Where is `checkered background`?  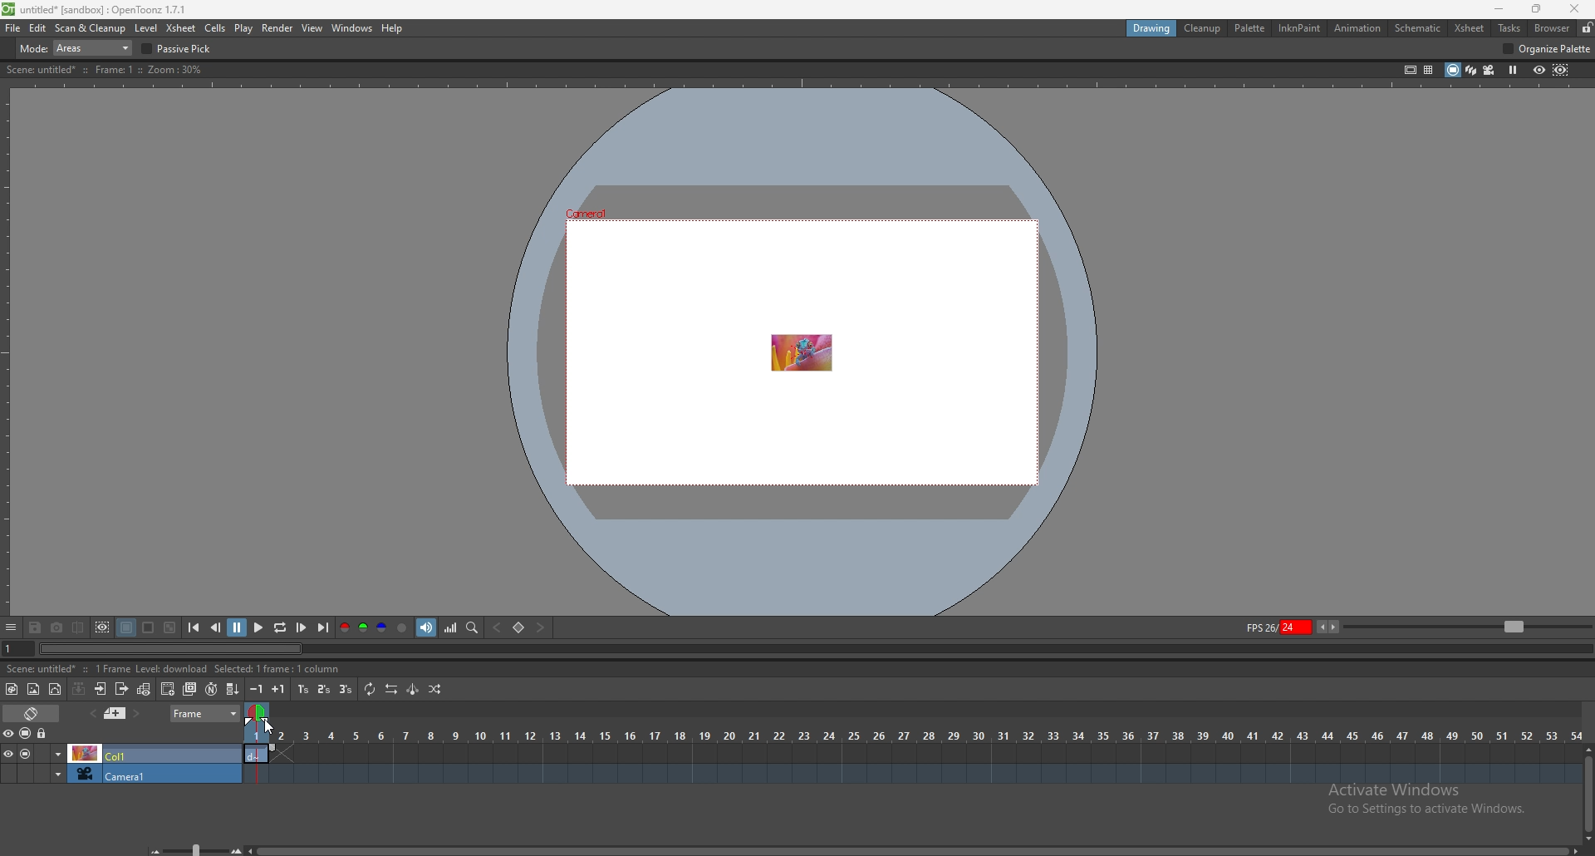 checkered background is located at coordinates (171, 627).